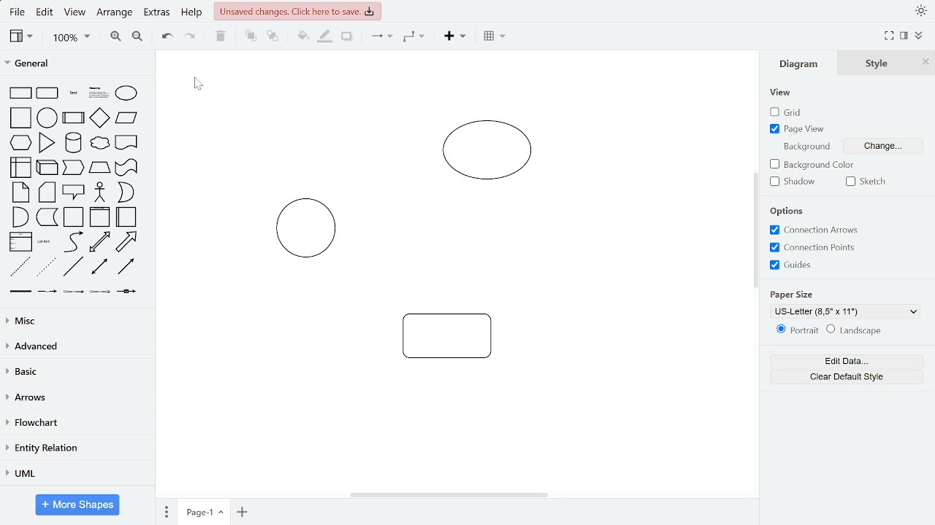  I want to click on process, so click(74, 117).